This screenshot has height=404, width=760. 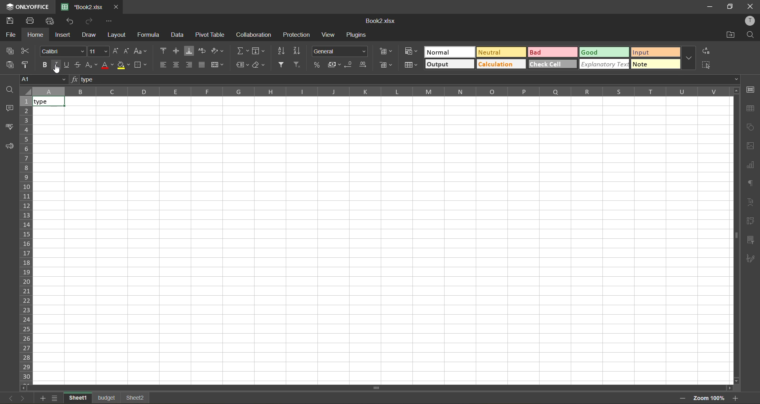 I want to click on charts, so click(x=750, y=164).